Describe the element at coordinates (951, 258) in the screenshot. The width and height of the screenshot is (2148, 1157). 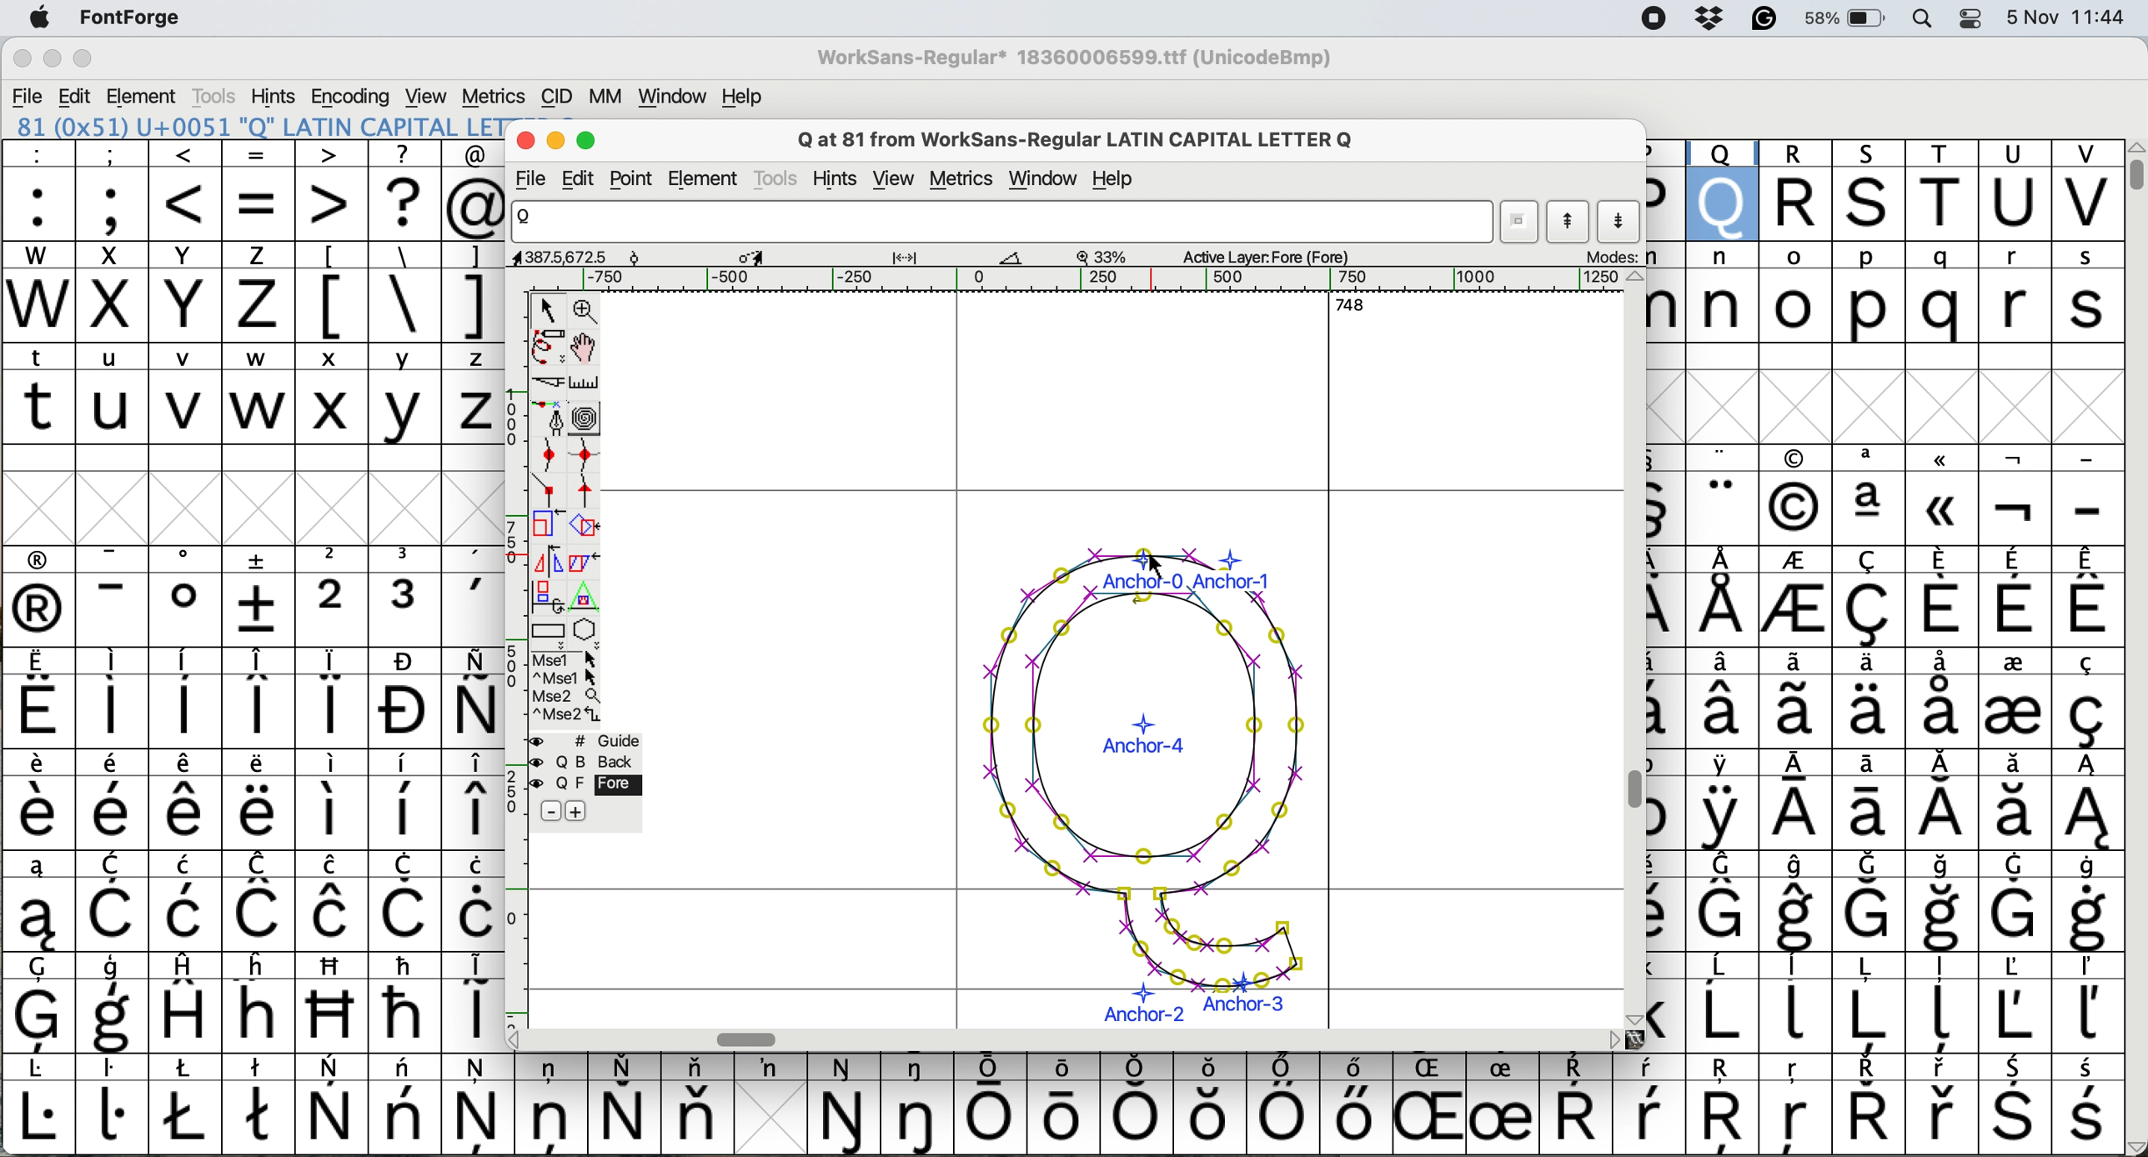
I see `glyph details` at that location.